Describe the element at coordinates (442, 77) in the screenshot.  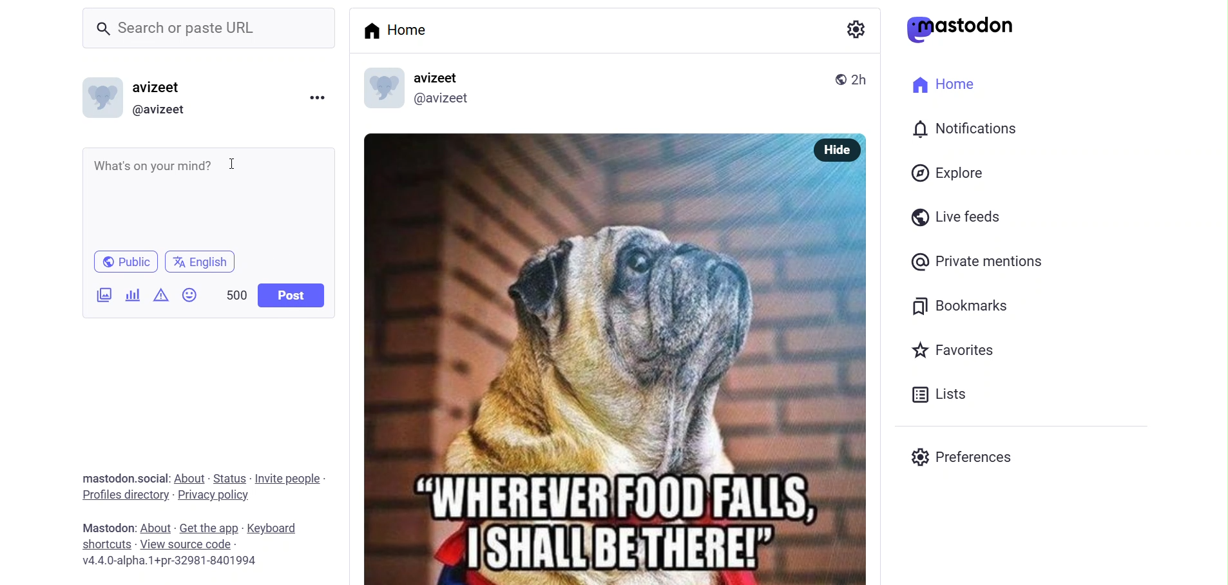
I see `name` at that location.